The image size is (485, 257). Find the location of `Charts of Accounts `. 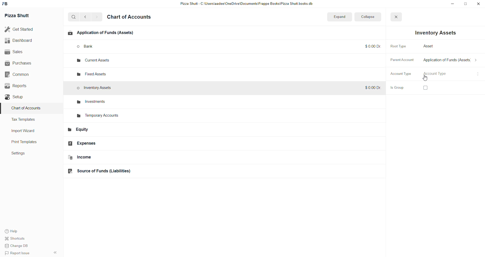

Charts of Accounts  is located at coordinates (27, 109).